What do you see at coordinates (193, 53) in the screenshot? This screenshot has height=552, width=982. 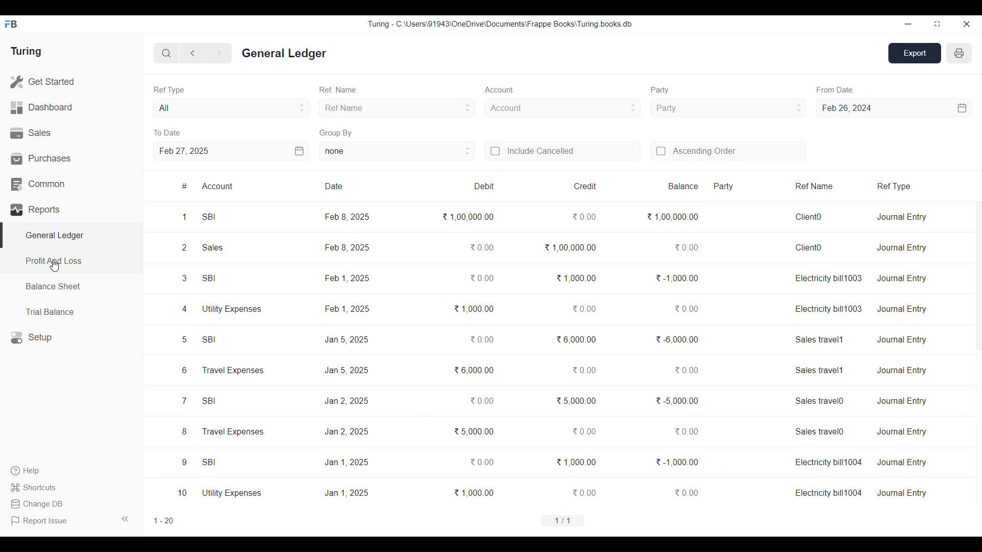 I see `Previous` at bounding box center [193, 53].